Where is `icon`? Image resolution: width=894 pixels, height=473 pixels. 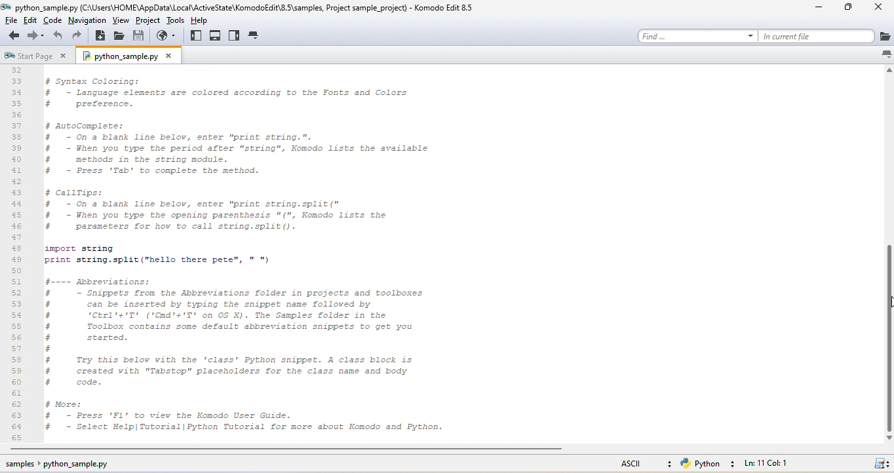
icon is located at coordinates (881, 464).